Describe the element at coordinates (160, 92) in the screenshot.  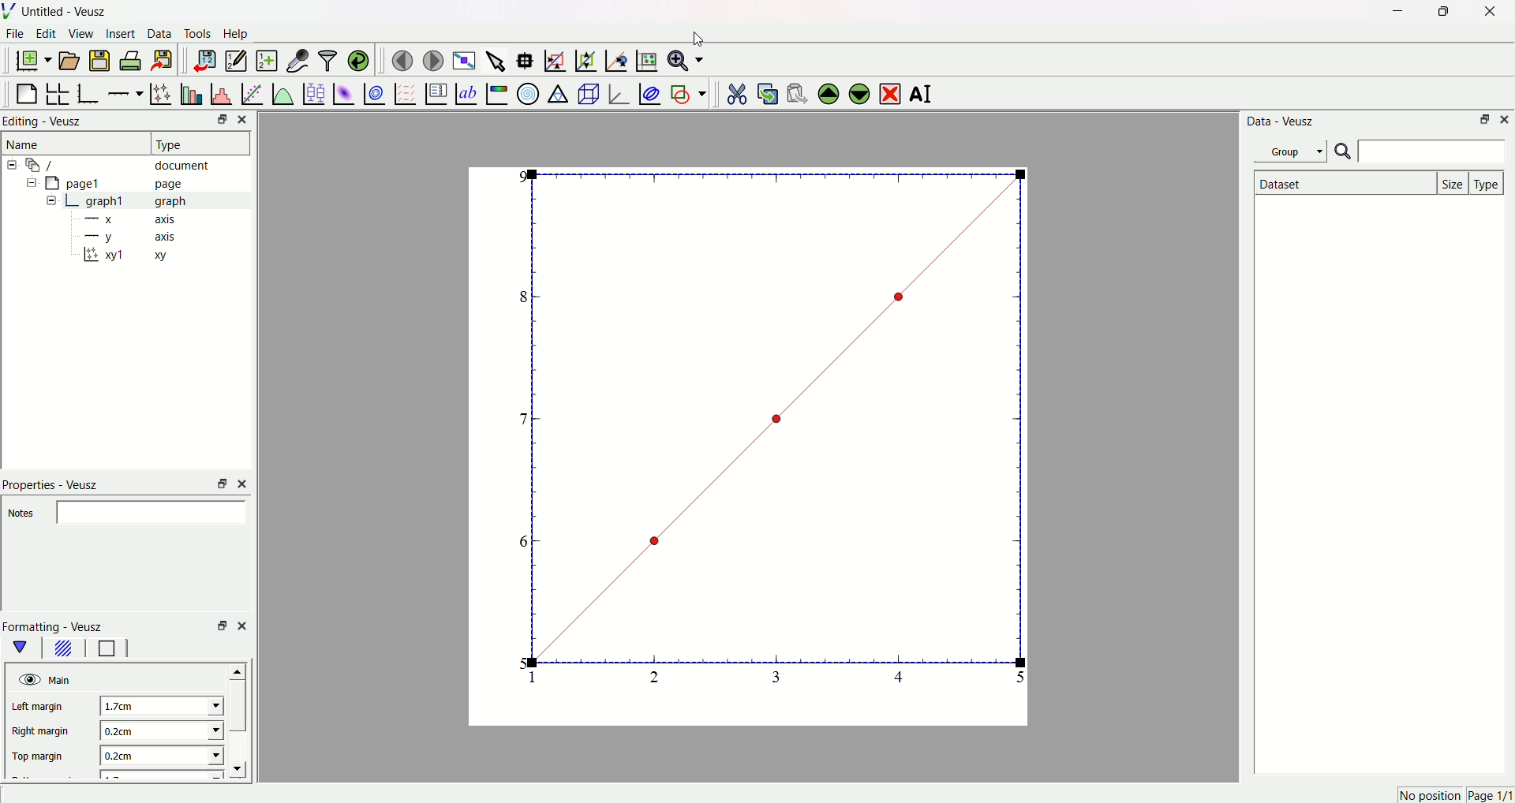
I see `lines and error bars` at that location.